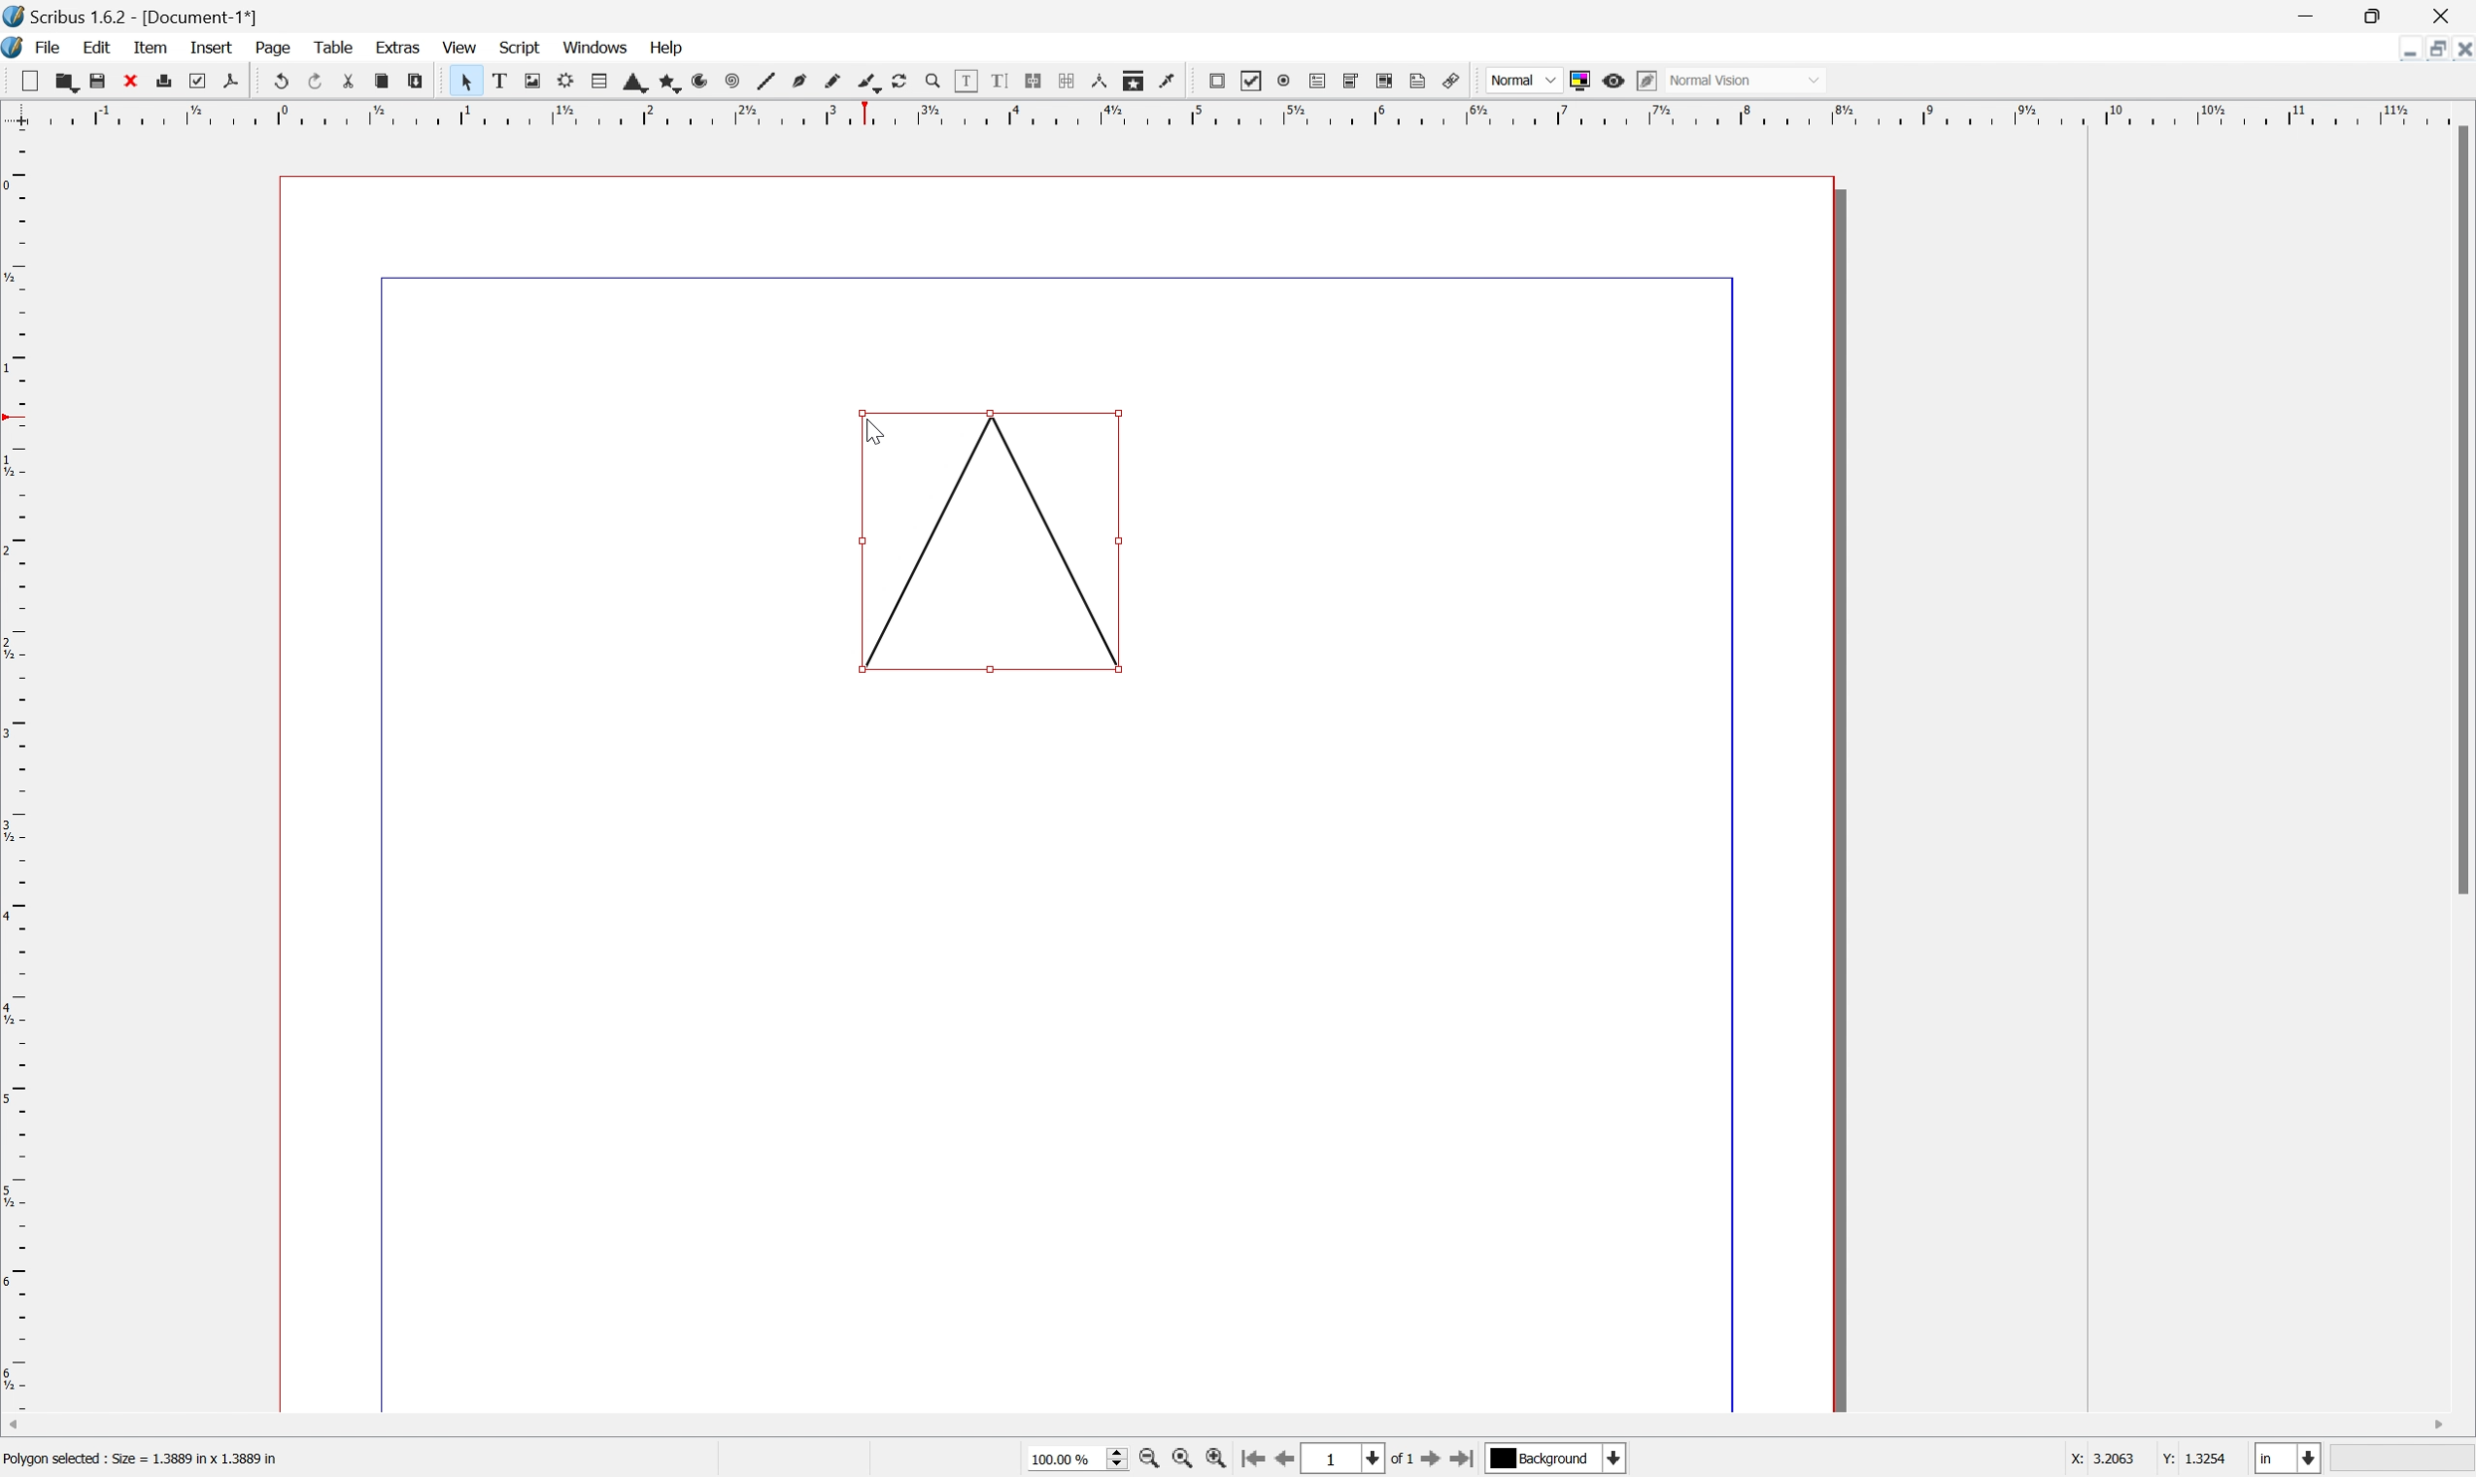 The image size is (2476, 1477). What do you see at coordinates (2434, 1426) in the screenshot?
I see `Scroll Right` at bounding box center [2434, 1426].